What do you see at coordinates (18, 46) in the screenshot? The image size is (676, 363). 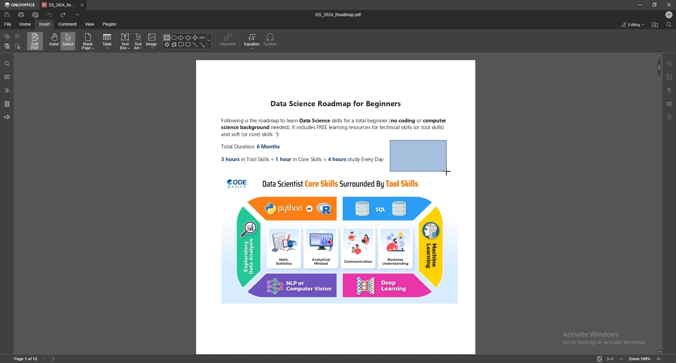 I see `select` at bounding box center [18, 46].